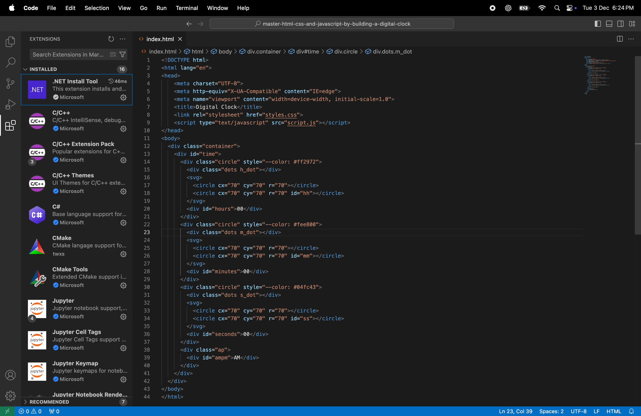 The height and width of the screenshot is (416, 641). What do you see at coordinates (48, 40) in the screenshot?
I see `extensions` at bounding box center [48, 40].